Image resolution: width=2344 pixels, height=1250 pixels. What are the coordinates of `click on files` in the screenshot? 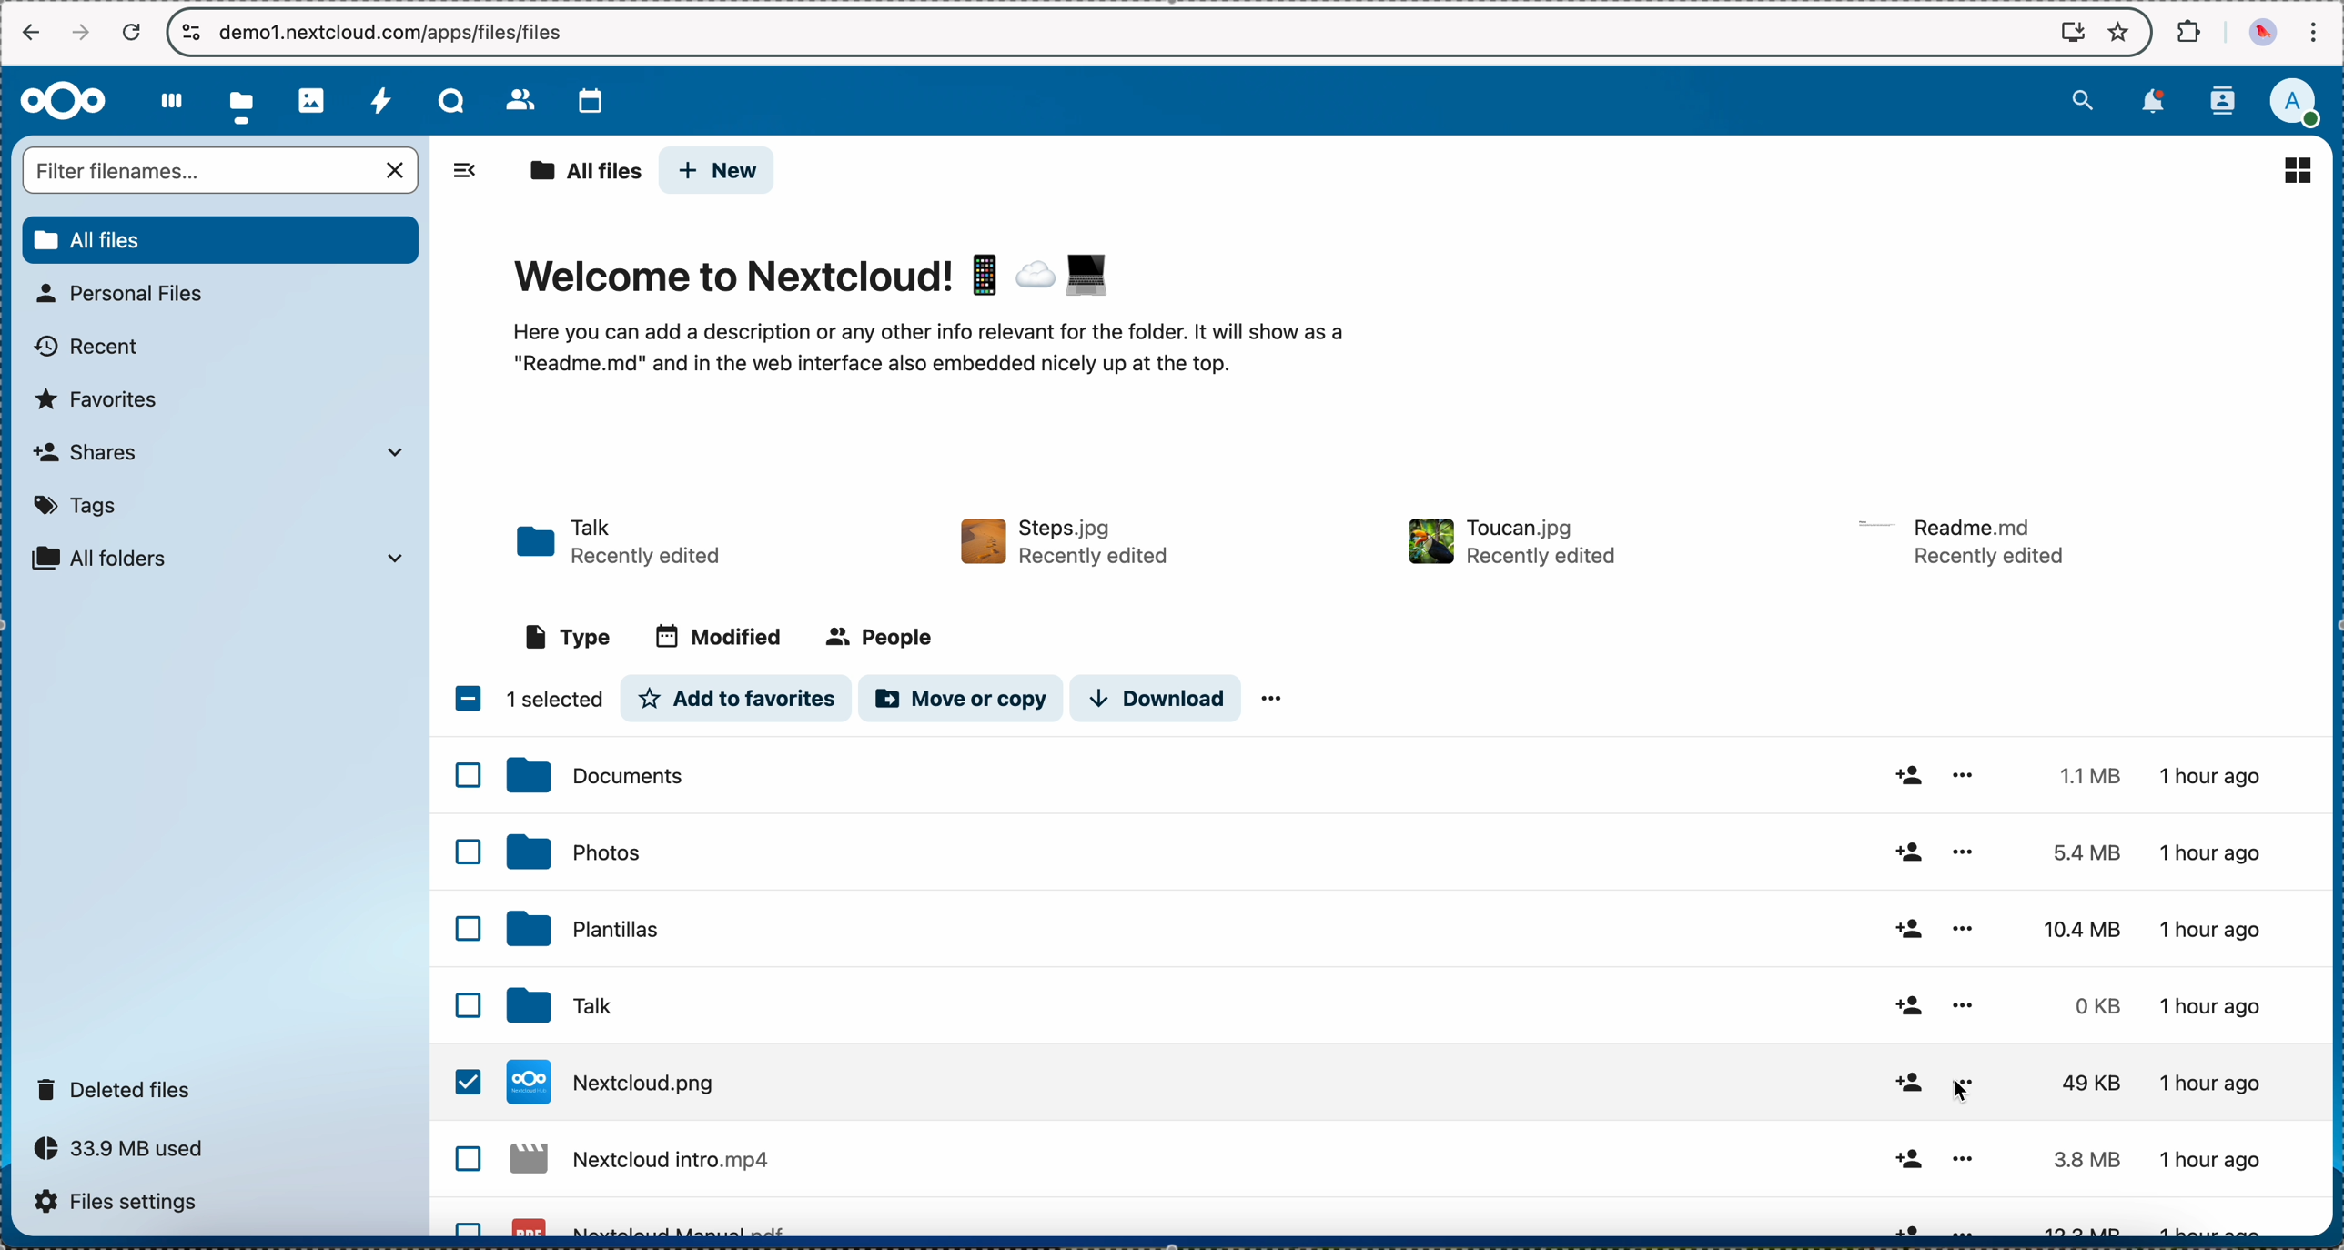 It's located at (245, 101).